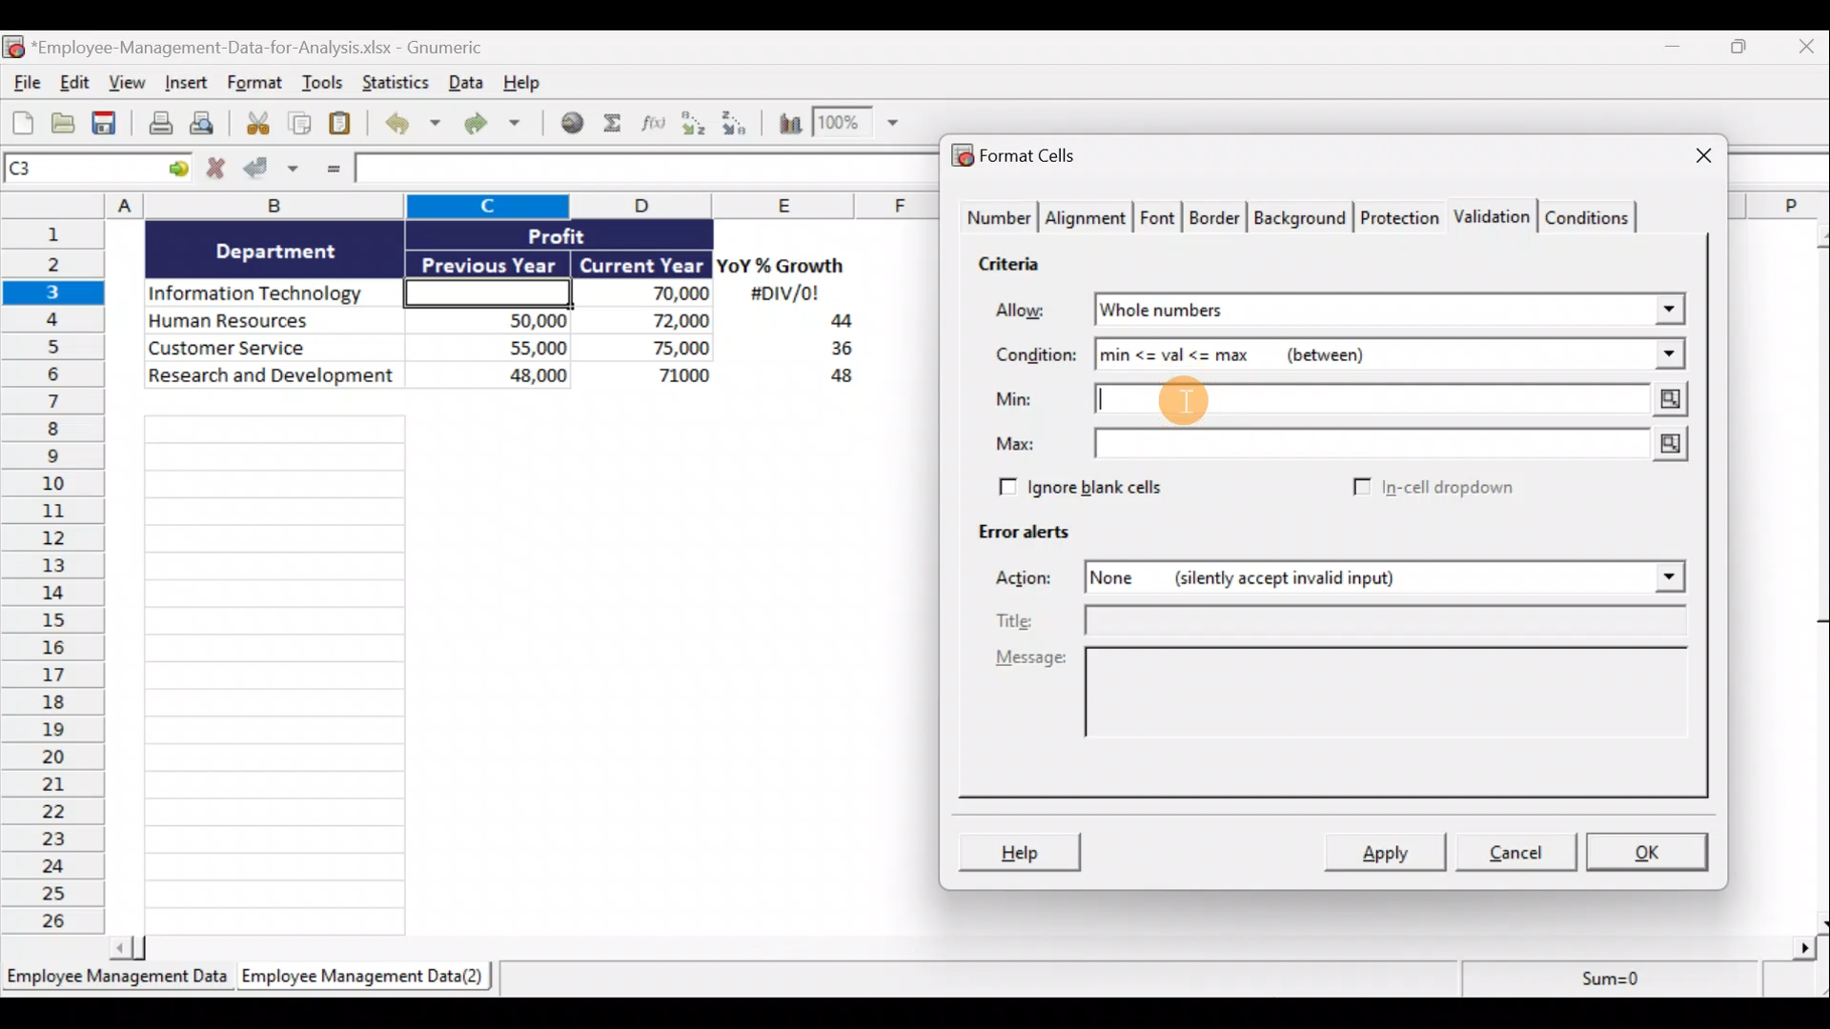  What do you see at coordinates (969, 944) in the screenshot?
I see `Scroll bar` at bounding box center [969, 944].